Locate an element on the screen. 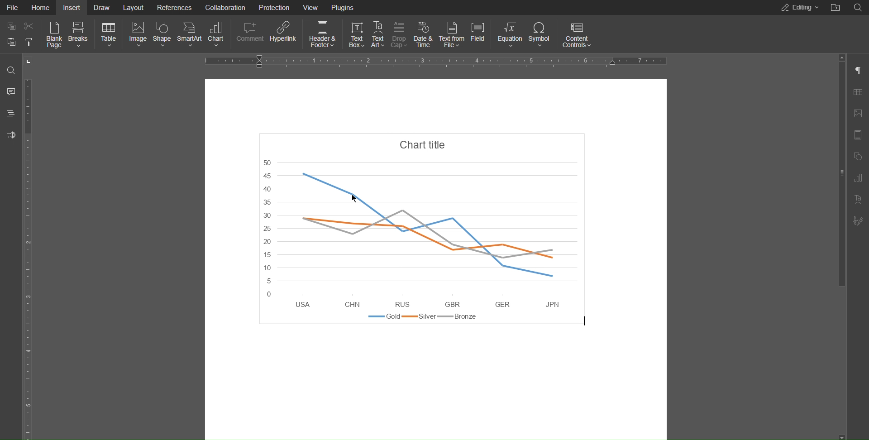 The height and width of the screenshot is (440, 869). Symbol  is located at coordinates (541, 33).